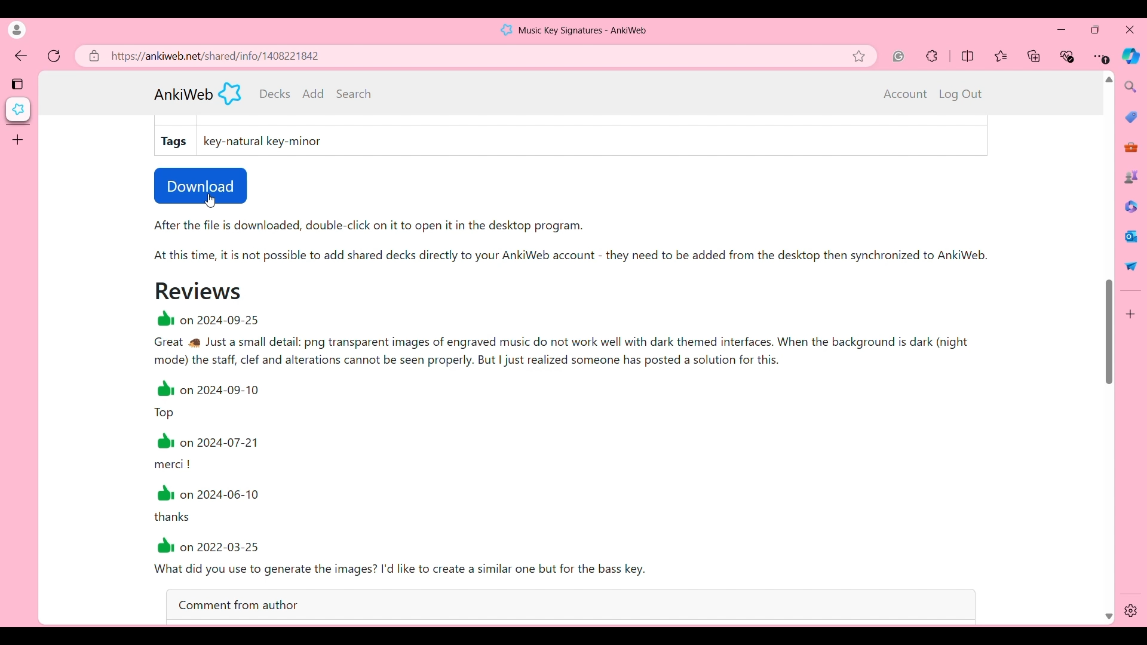 The height and width of the screenshot is (645, 1147). What do you see at coordinates (19, 109) in the screenshot?
I see `Current tab` at bounding box center [19, 109].